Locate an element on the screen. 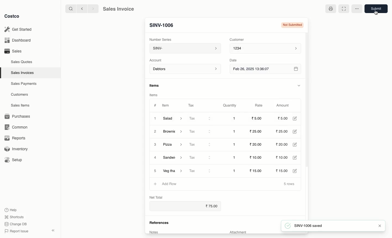  Tax is located at coordinates (200, 131).